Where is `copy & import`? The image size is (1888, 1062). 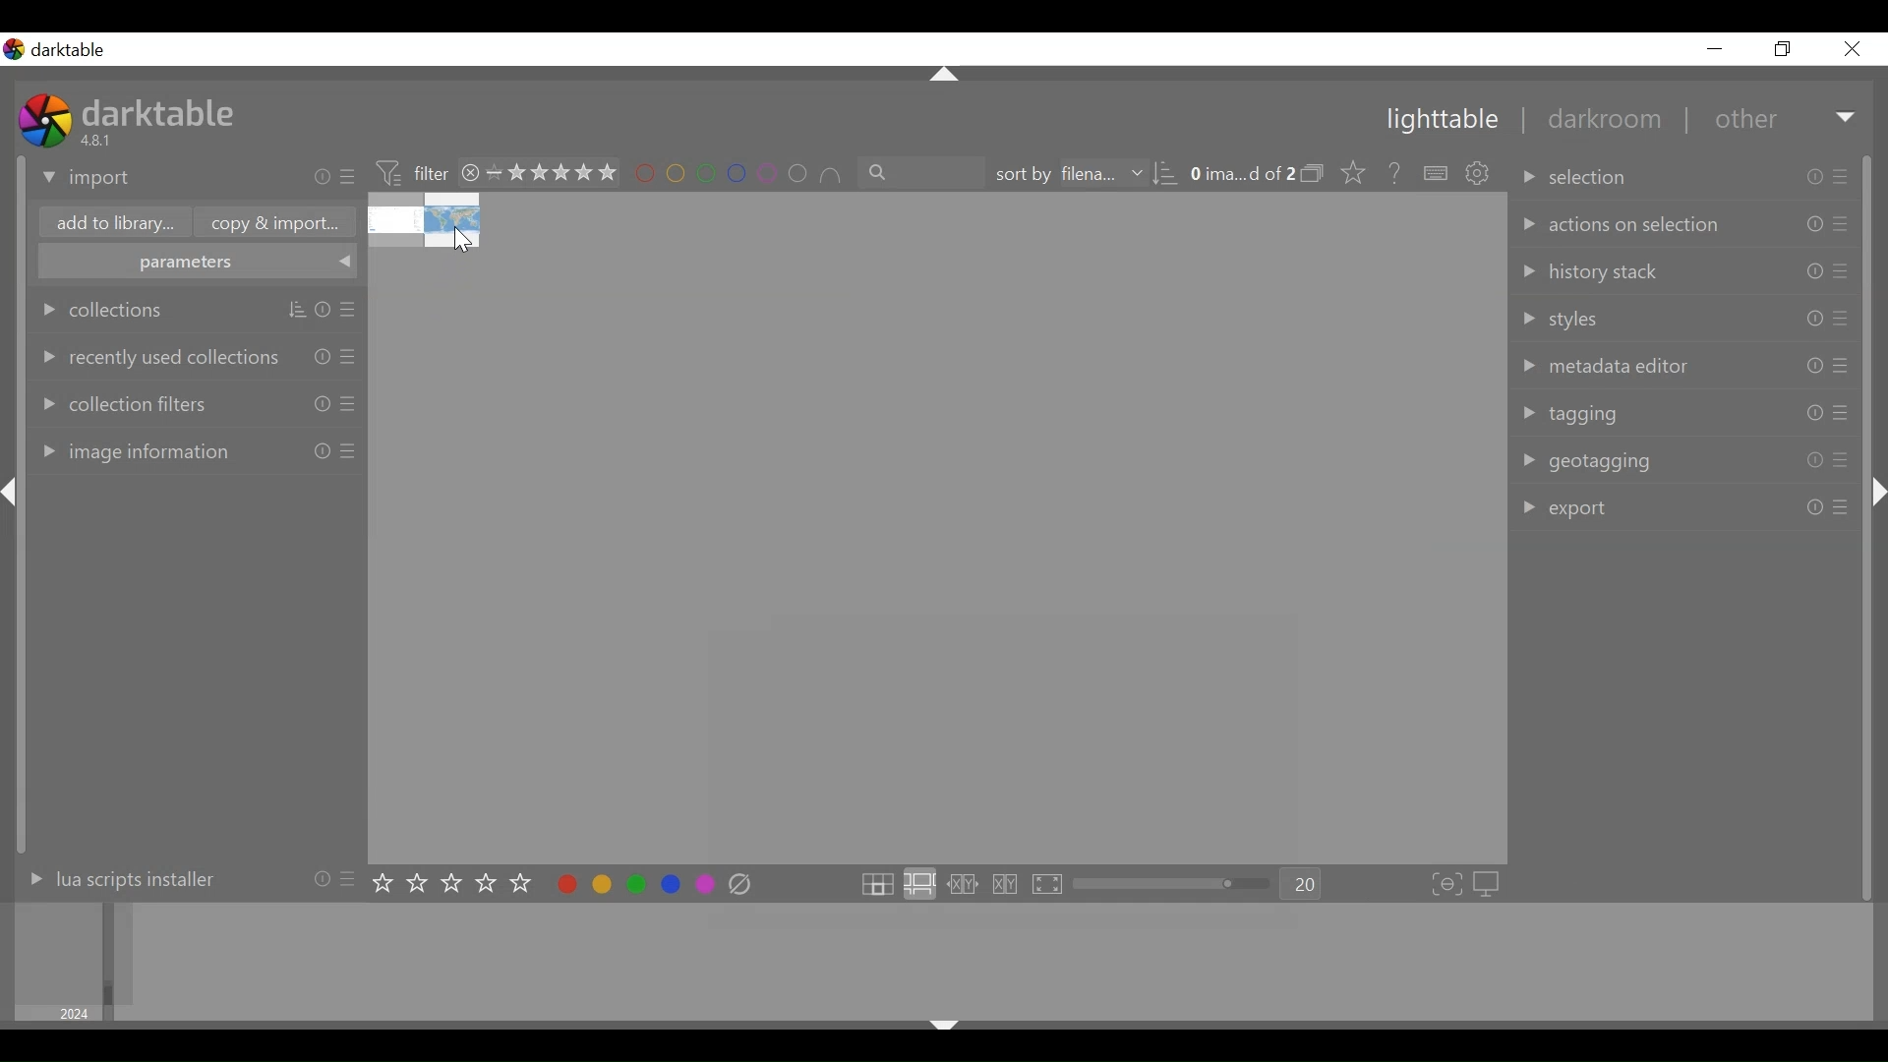 copy & import is located at coordinates (273, 221).